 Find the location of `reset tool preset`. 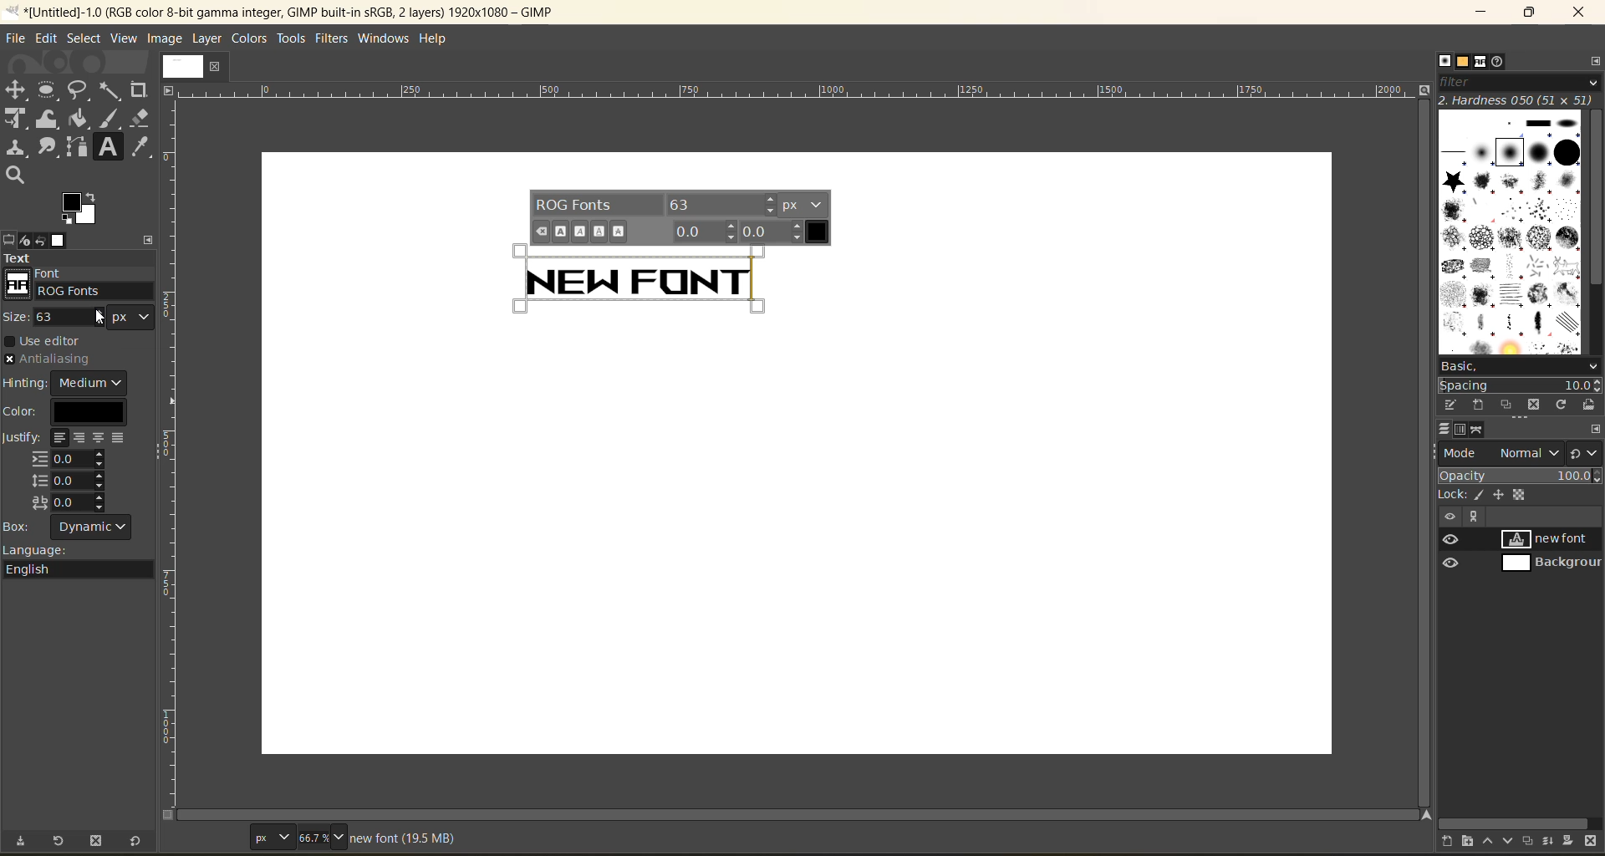

reset tool preset is located at coordinates (136, 843).